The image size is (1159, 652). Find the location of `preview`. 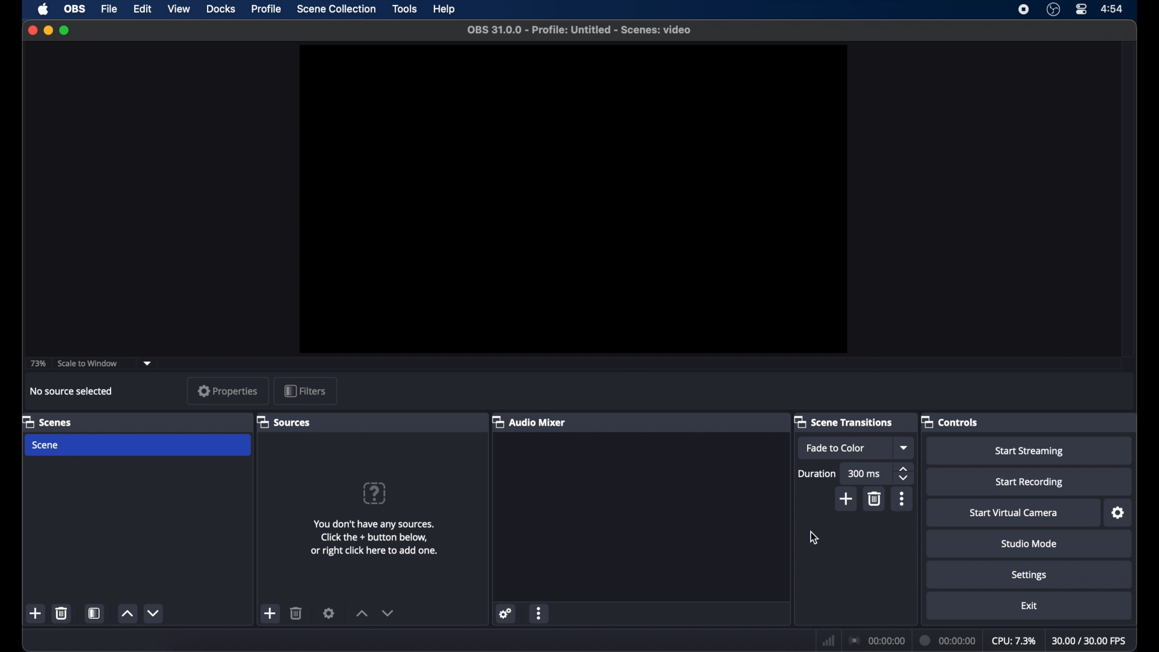

preview is located at coordinates (575, 199).